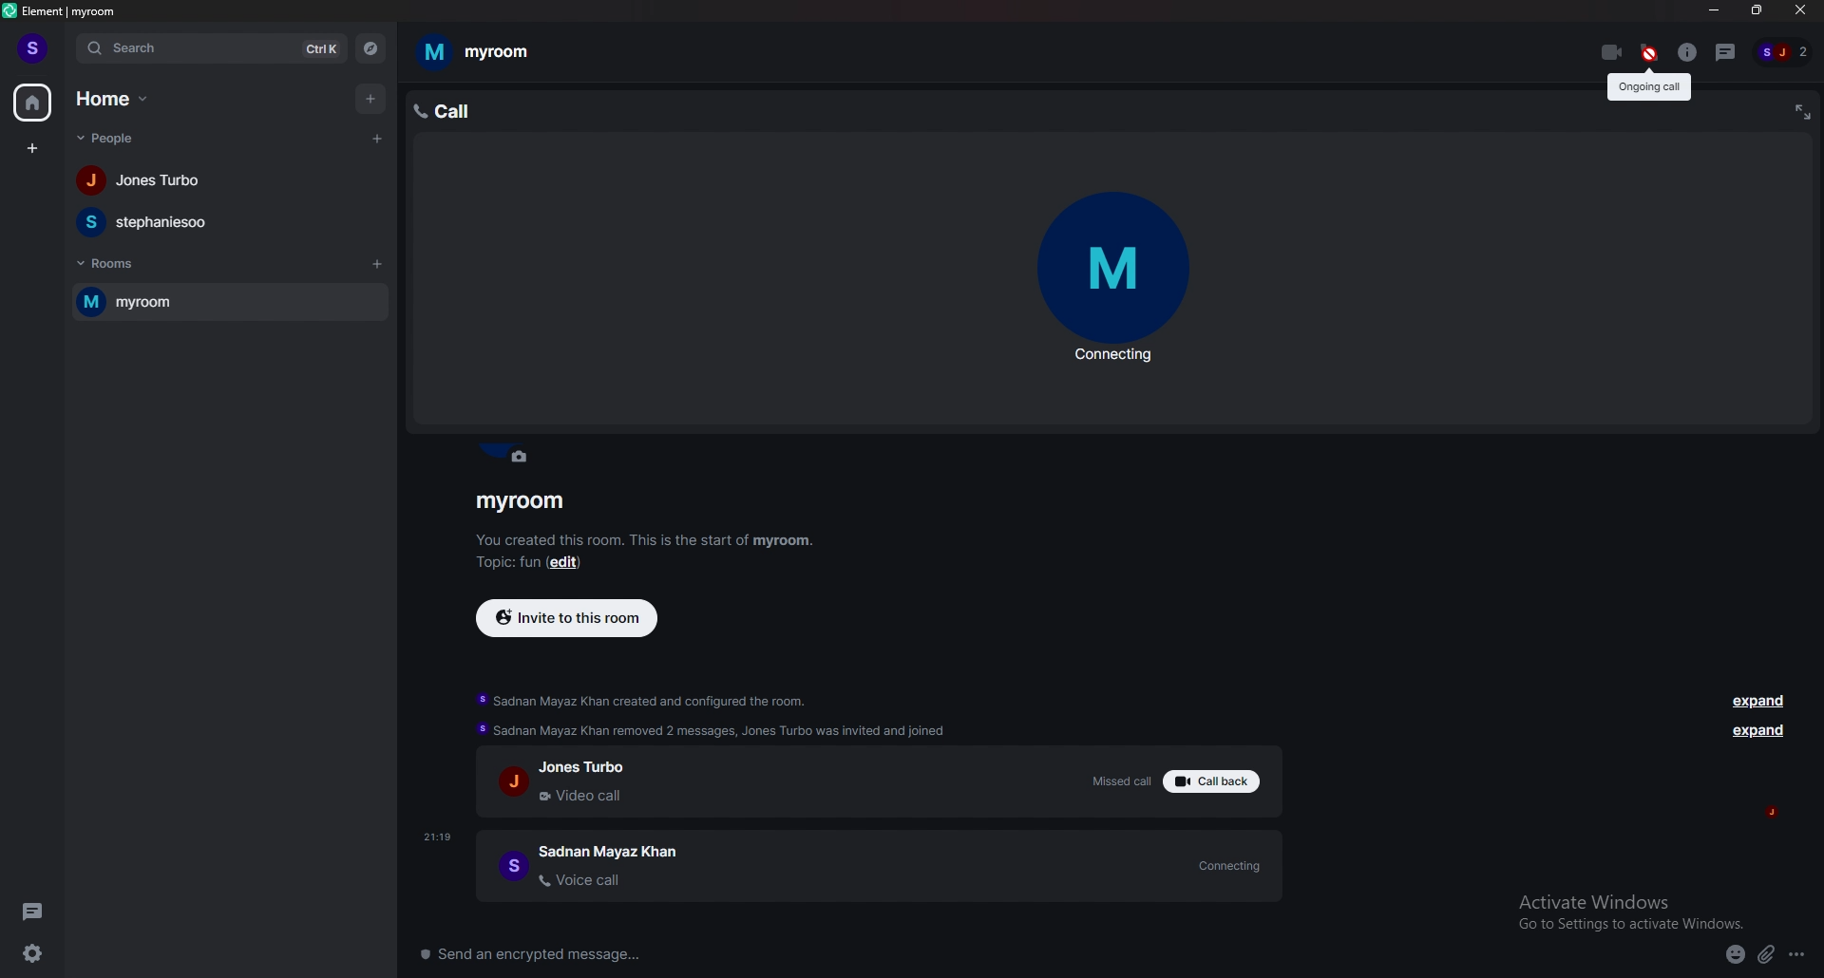 The image size is (1824, 978). What do you see at coordinates (370, 49) in the screenshot?
I see `explore rooms` at bounding box center [370, 49].